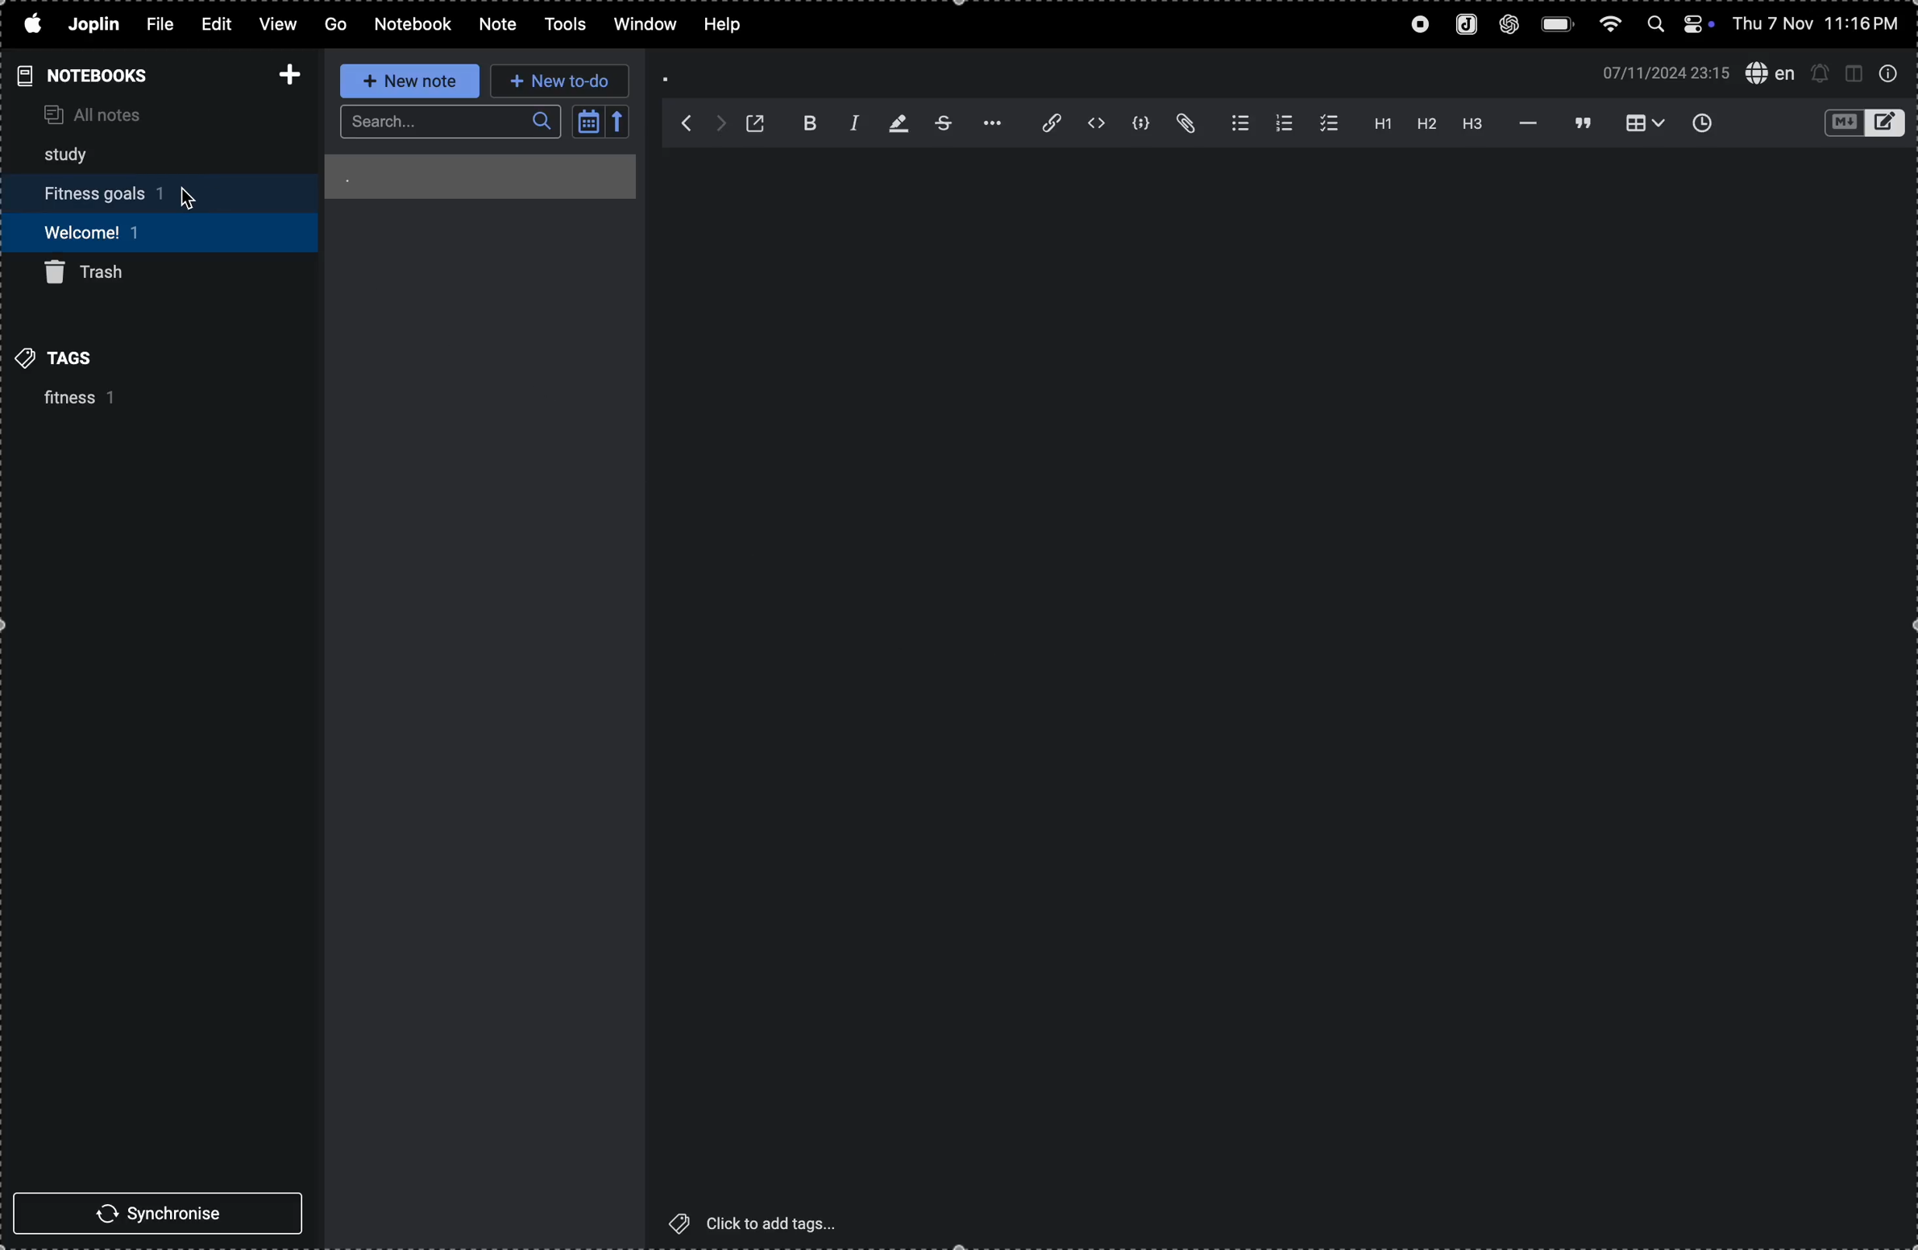 The height and width of the screenshot is (1250, 1918). I want to click on insert table, so click(1646, 123).